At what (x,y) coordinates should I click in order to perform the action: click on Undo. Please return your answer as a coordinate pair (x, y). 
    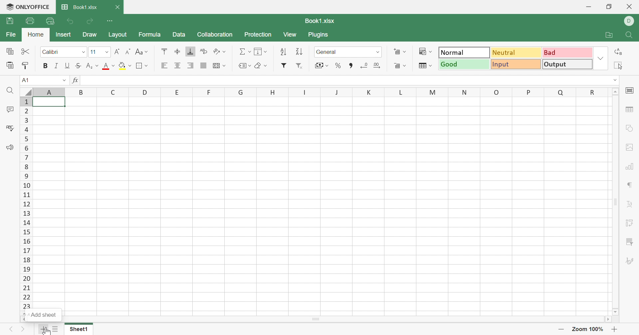
    Looking at the image, I should click on (70, 22).